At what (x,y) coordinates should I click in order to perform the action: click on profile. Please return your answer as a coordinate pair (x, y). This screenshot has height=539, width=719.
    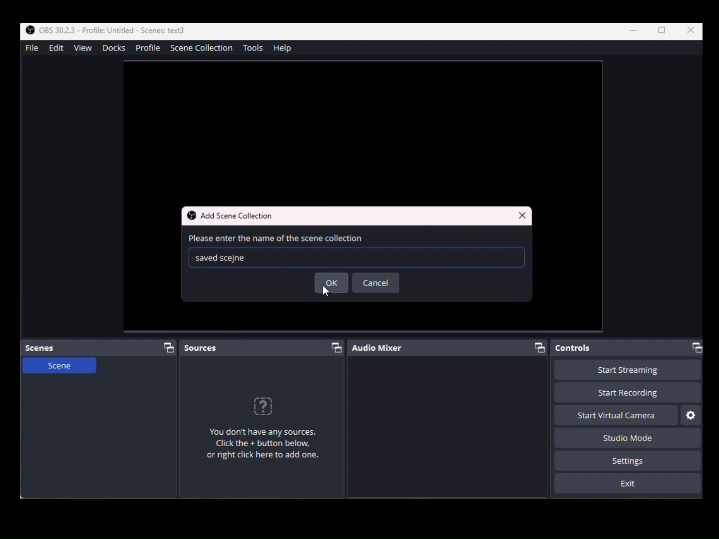
    Looking at the image, I should click on (148, 48).